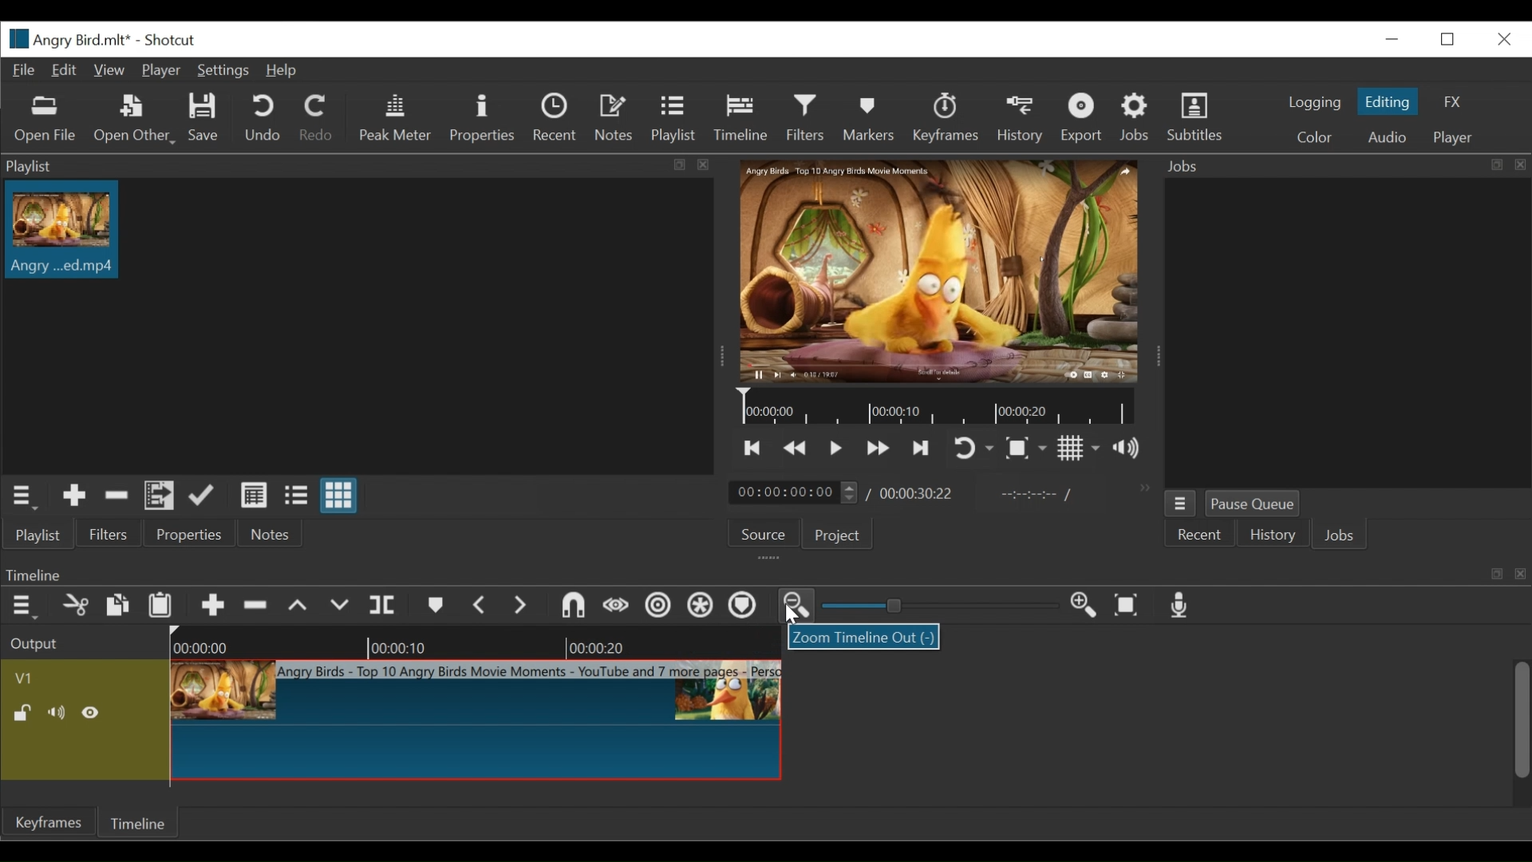 This screenshot has width=1532, height=862. I want to click on Current duration, so click(792, 492).